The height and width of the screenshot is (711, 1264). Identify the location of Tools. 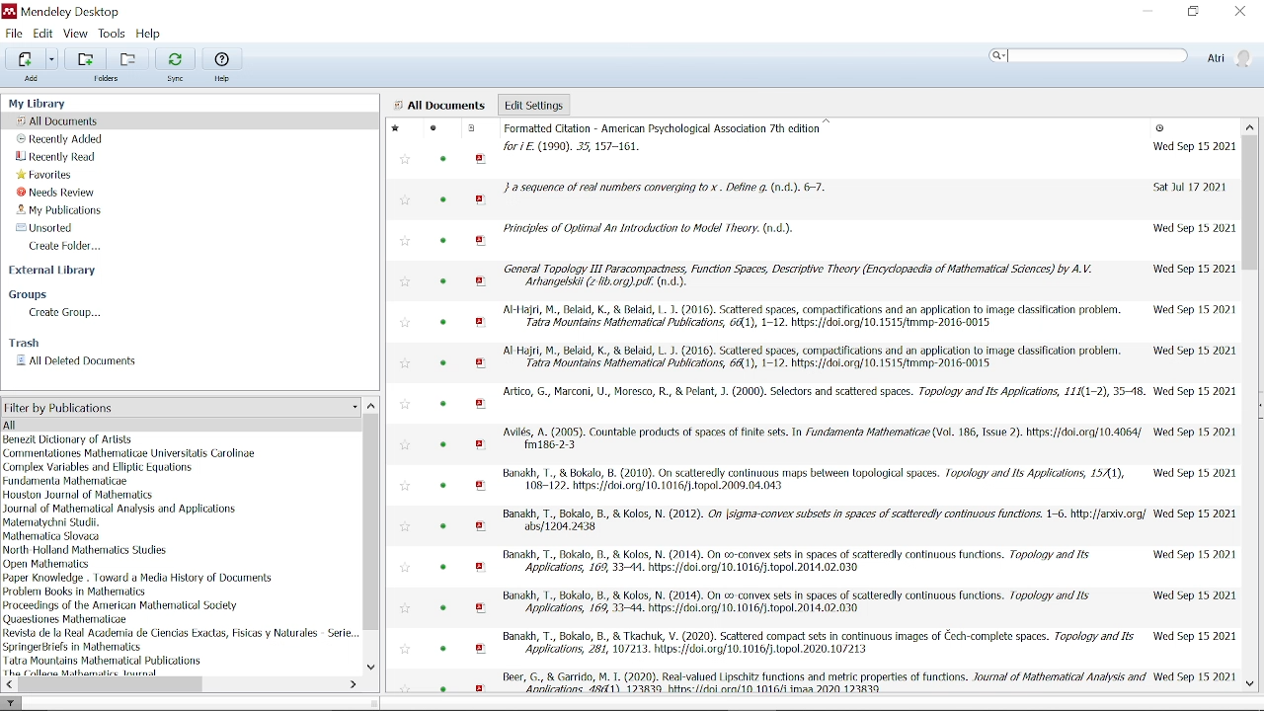
(112, 33).